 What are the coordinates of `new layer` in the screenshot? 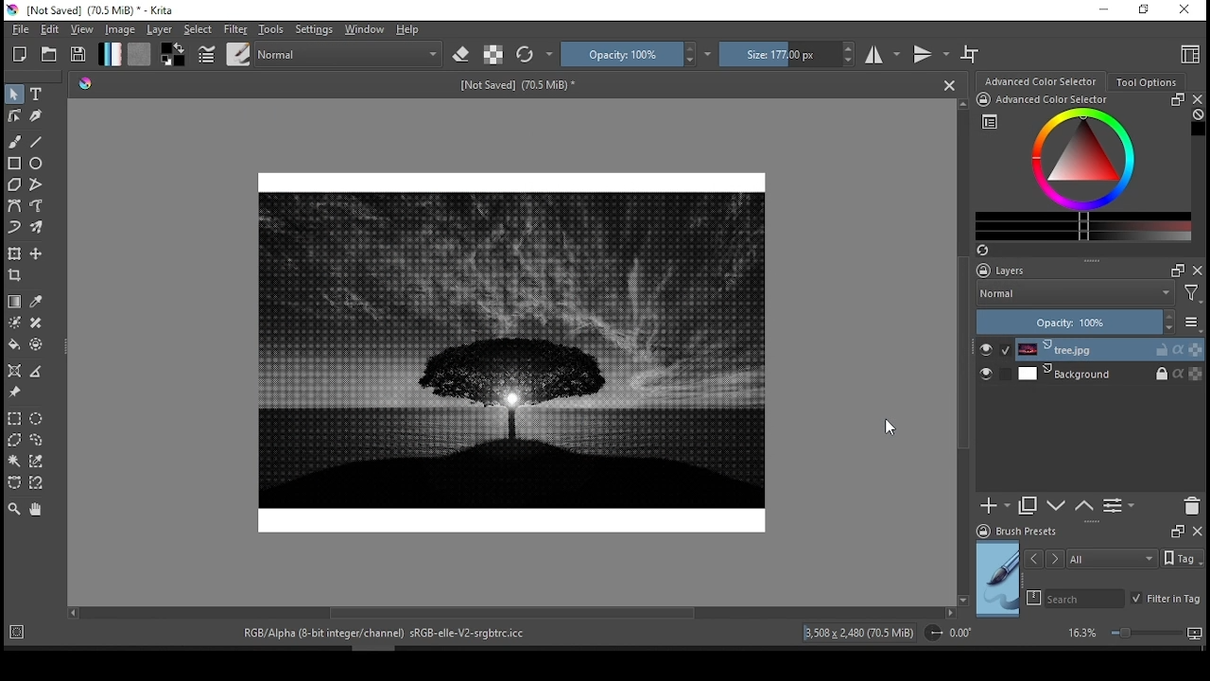 It's located at (994, 507).